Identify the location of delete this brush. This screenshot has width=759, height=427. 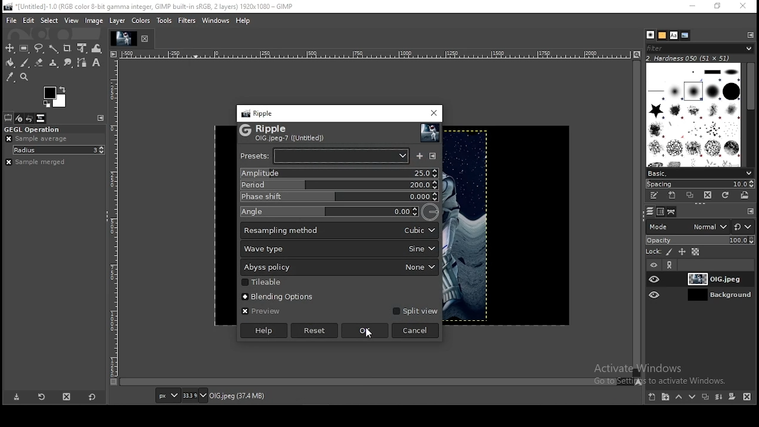
(707, 195).